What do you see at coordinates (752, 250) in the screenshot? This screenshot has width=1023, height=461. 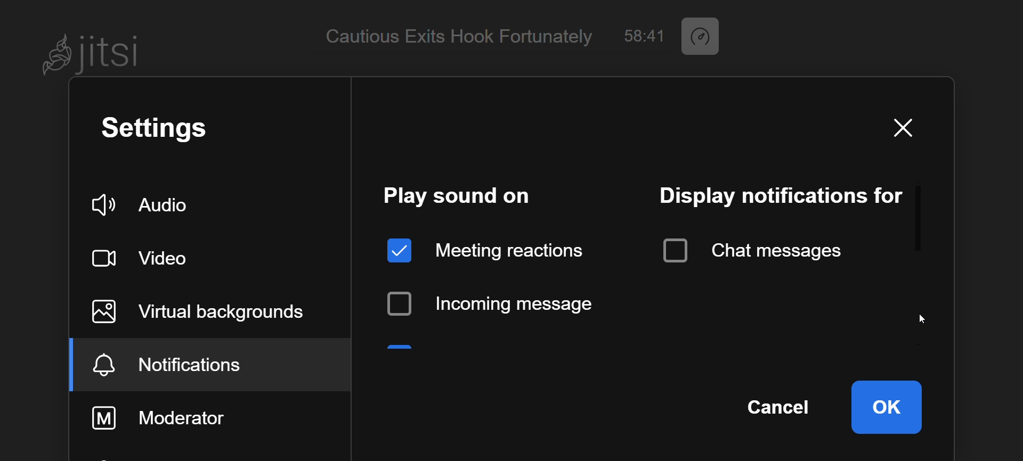 I see `chat message` at bounding box center [752, 250].